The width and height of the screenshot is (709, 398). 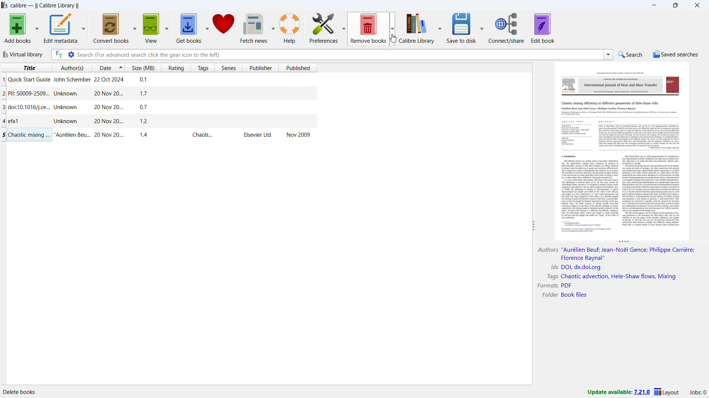 I want to click on full text search, so click(x=58, y=54).